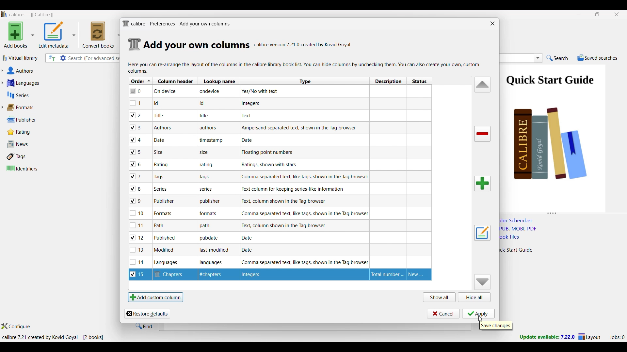 The height and width of the screenshot is (352, 627). What do you see at coordinates (493, 23) in the screenshot?
I see `Close window` at bounding box center [493, 23].